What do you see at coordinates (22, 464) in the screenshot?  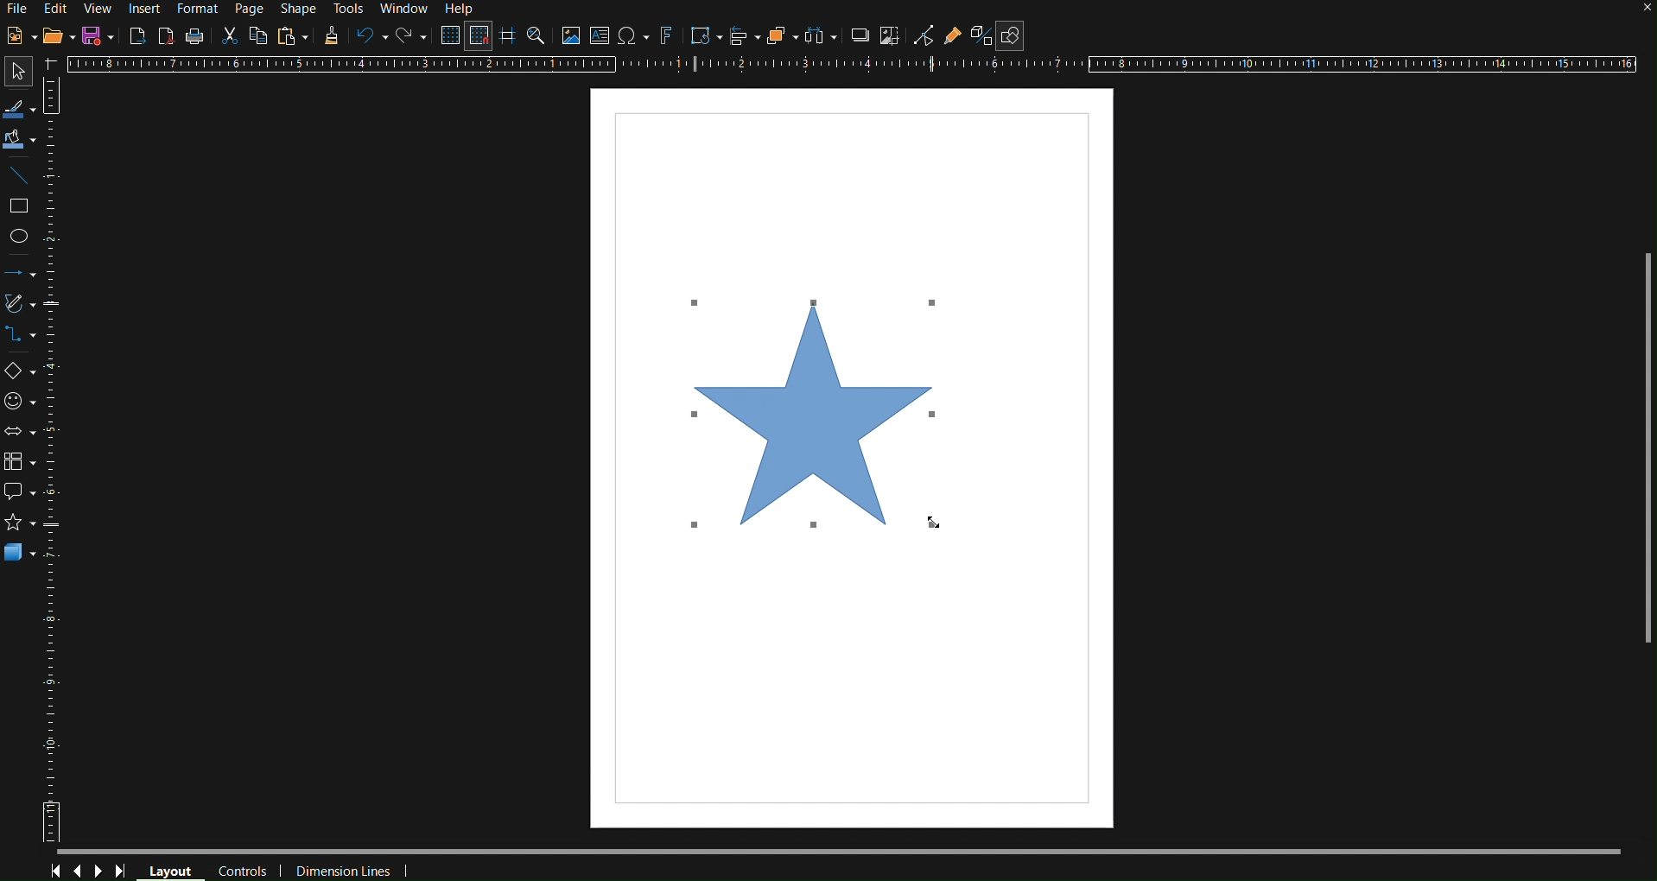 I see `Flowchart` at bounding box center [22, 464].